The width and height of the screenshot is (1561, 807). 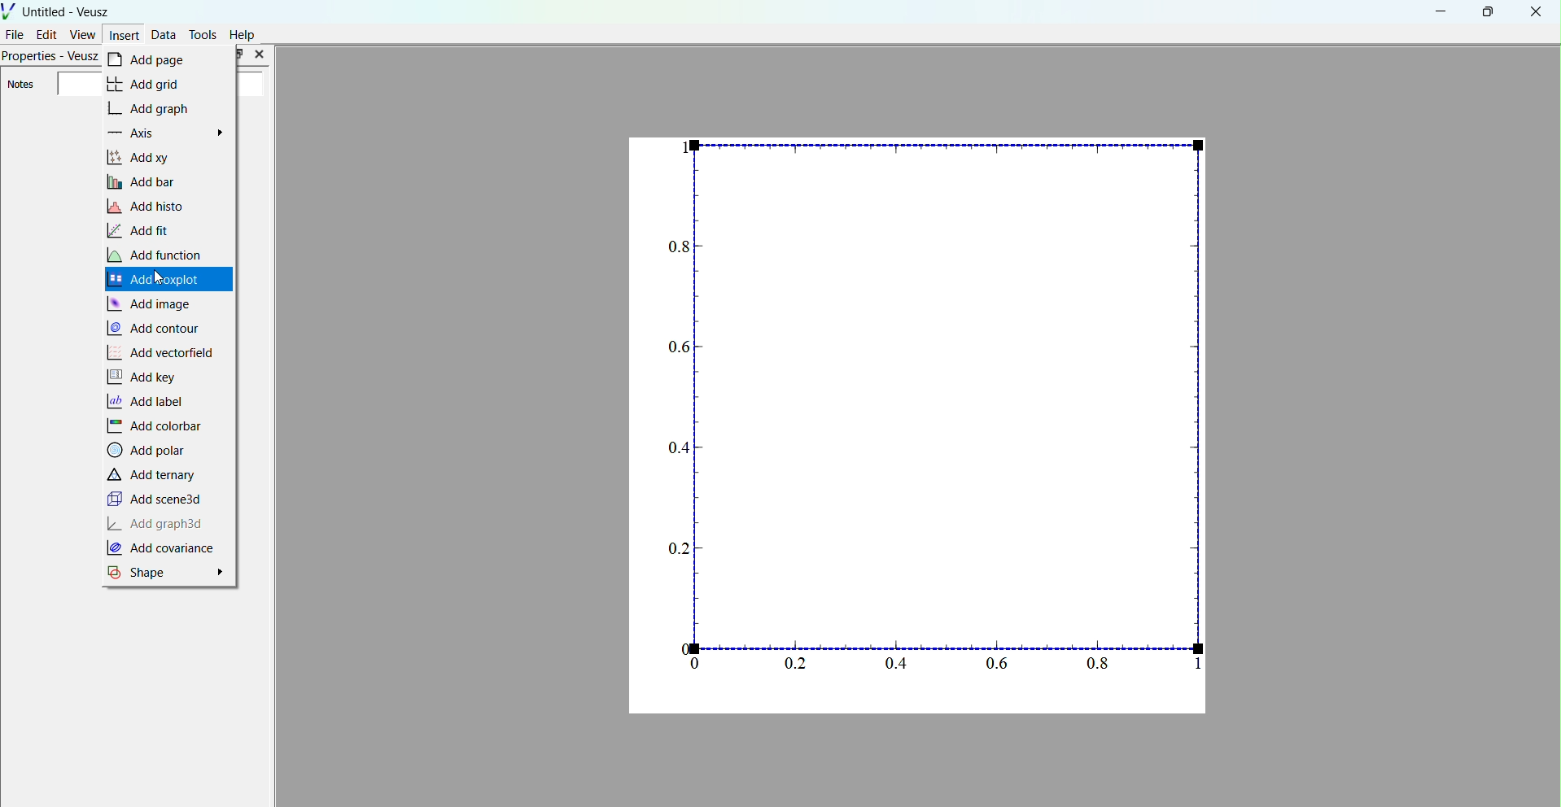 What do you see at coordinates (149, 229) in the screenshot?
I see `Add fit` at bounding box center [149, 229].